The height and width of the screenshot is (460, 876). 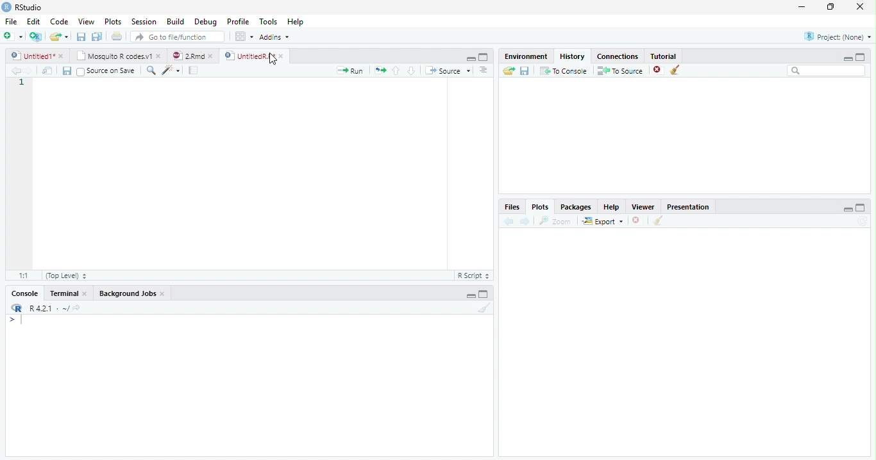 What do you see at coordinates (36, 37) in the screenshot?
I see `Create a Project` at bounding box center [36, 37].